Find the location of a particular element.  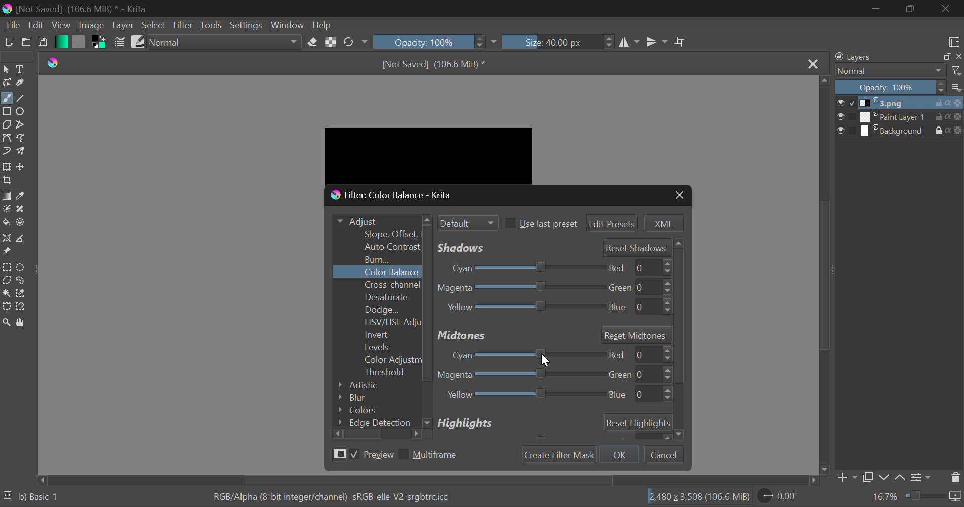

Midtones Section Header is located at coordinates (553, 334).